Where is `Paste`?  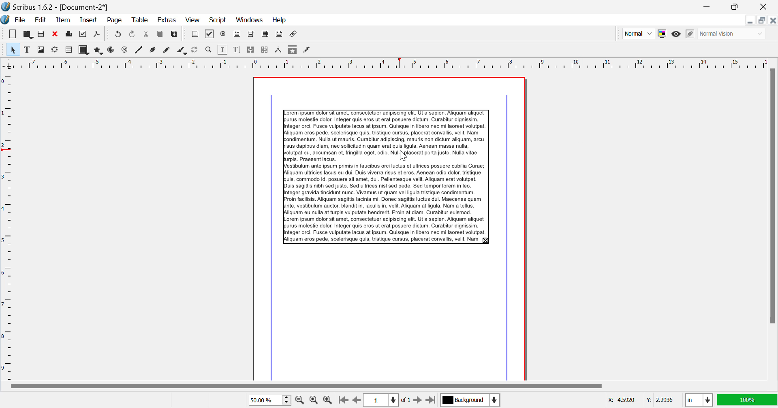 Paste is located at coordinates (175, 35).